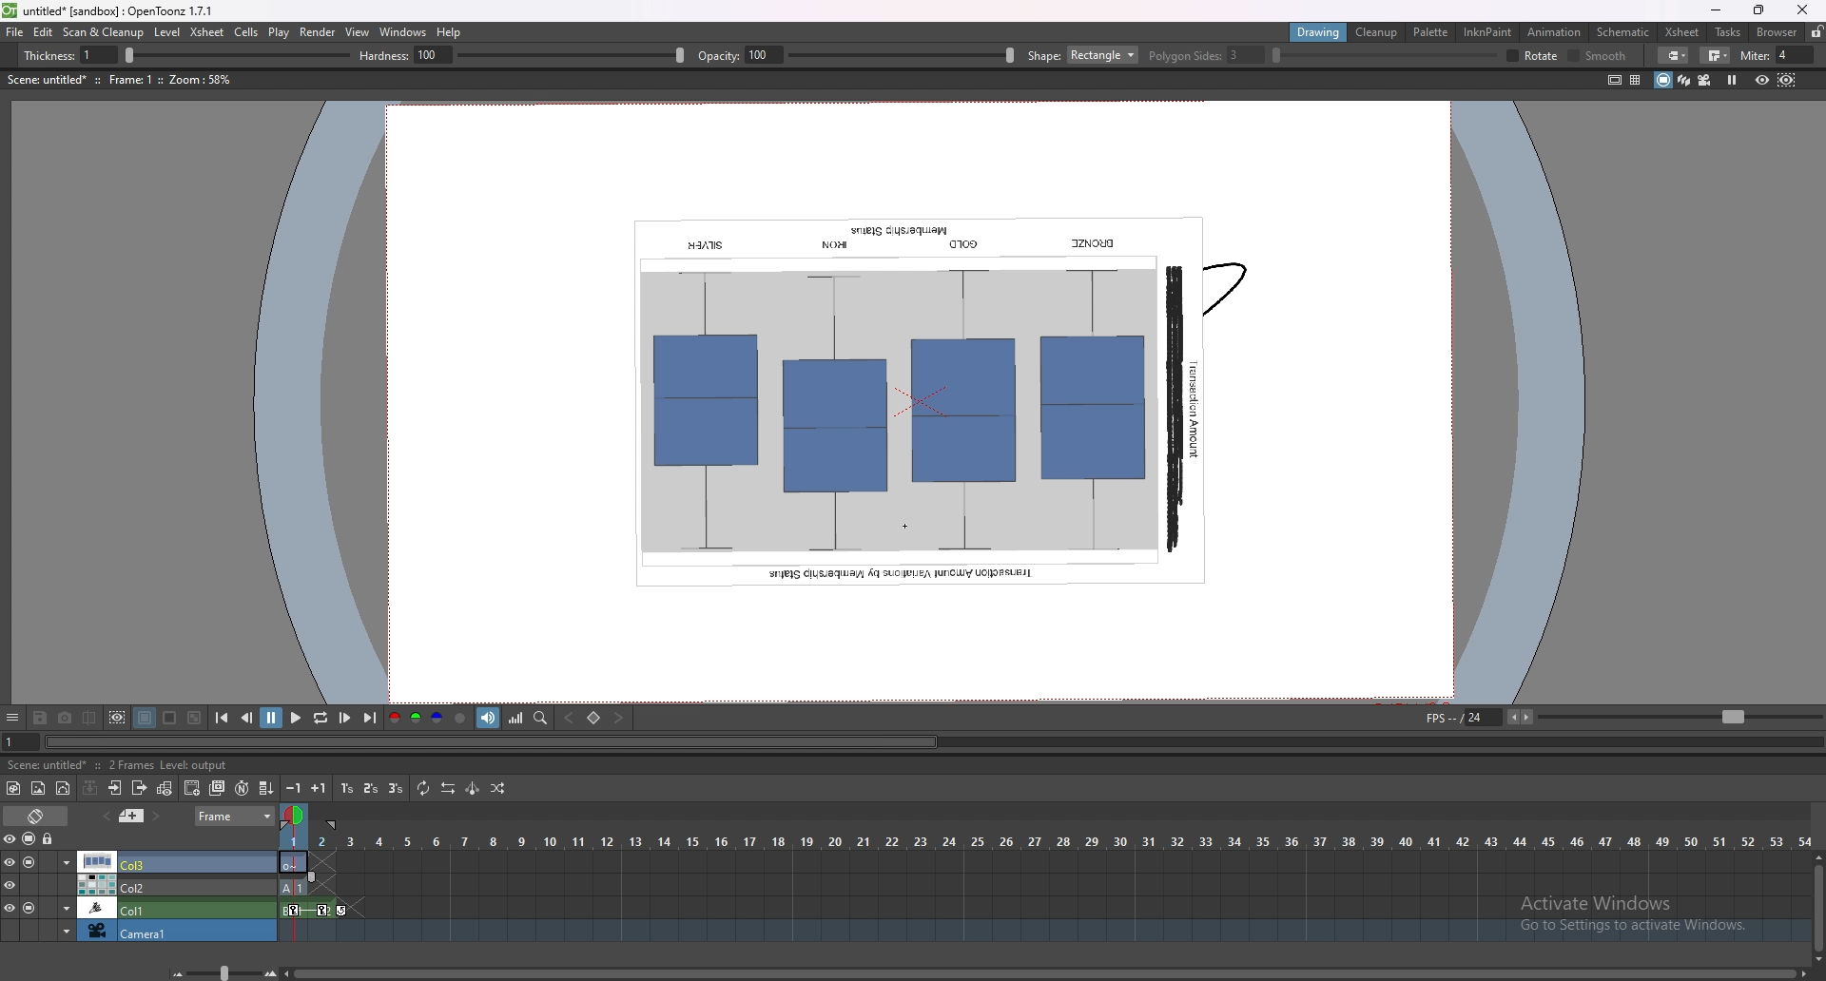  What do you see at coordinates (31, 838) in the screenshot?
I see `visibility camera stand lock` at bounding box center [31, 838].